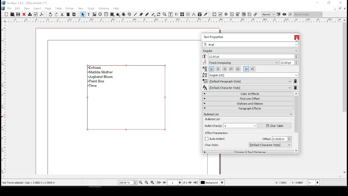 Image resolution: width=348 pixels, height=196 pixels. Describe the element at coordinates (177, 20) in the screenshot. I see `horizontal scale` at that location.